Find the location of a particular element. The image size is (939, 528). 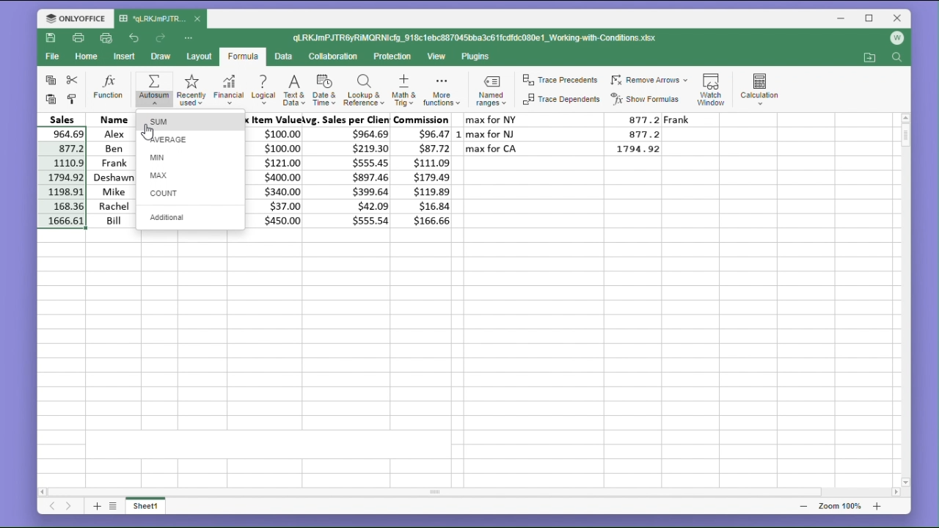

avg.sales per clients is located at coordinates (350, 172).